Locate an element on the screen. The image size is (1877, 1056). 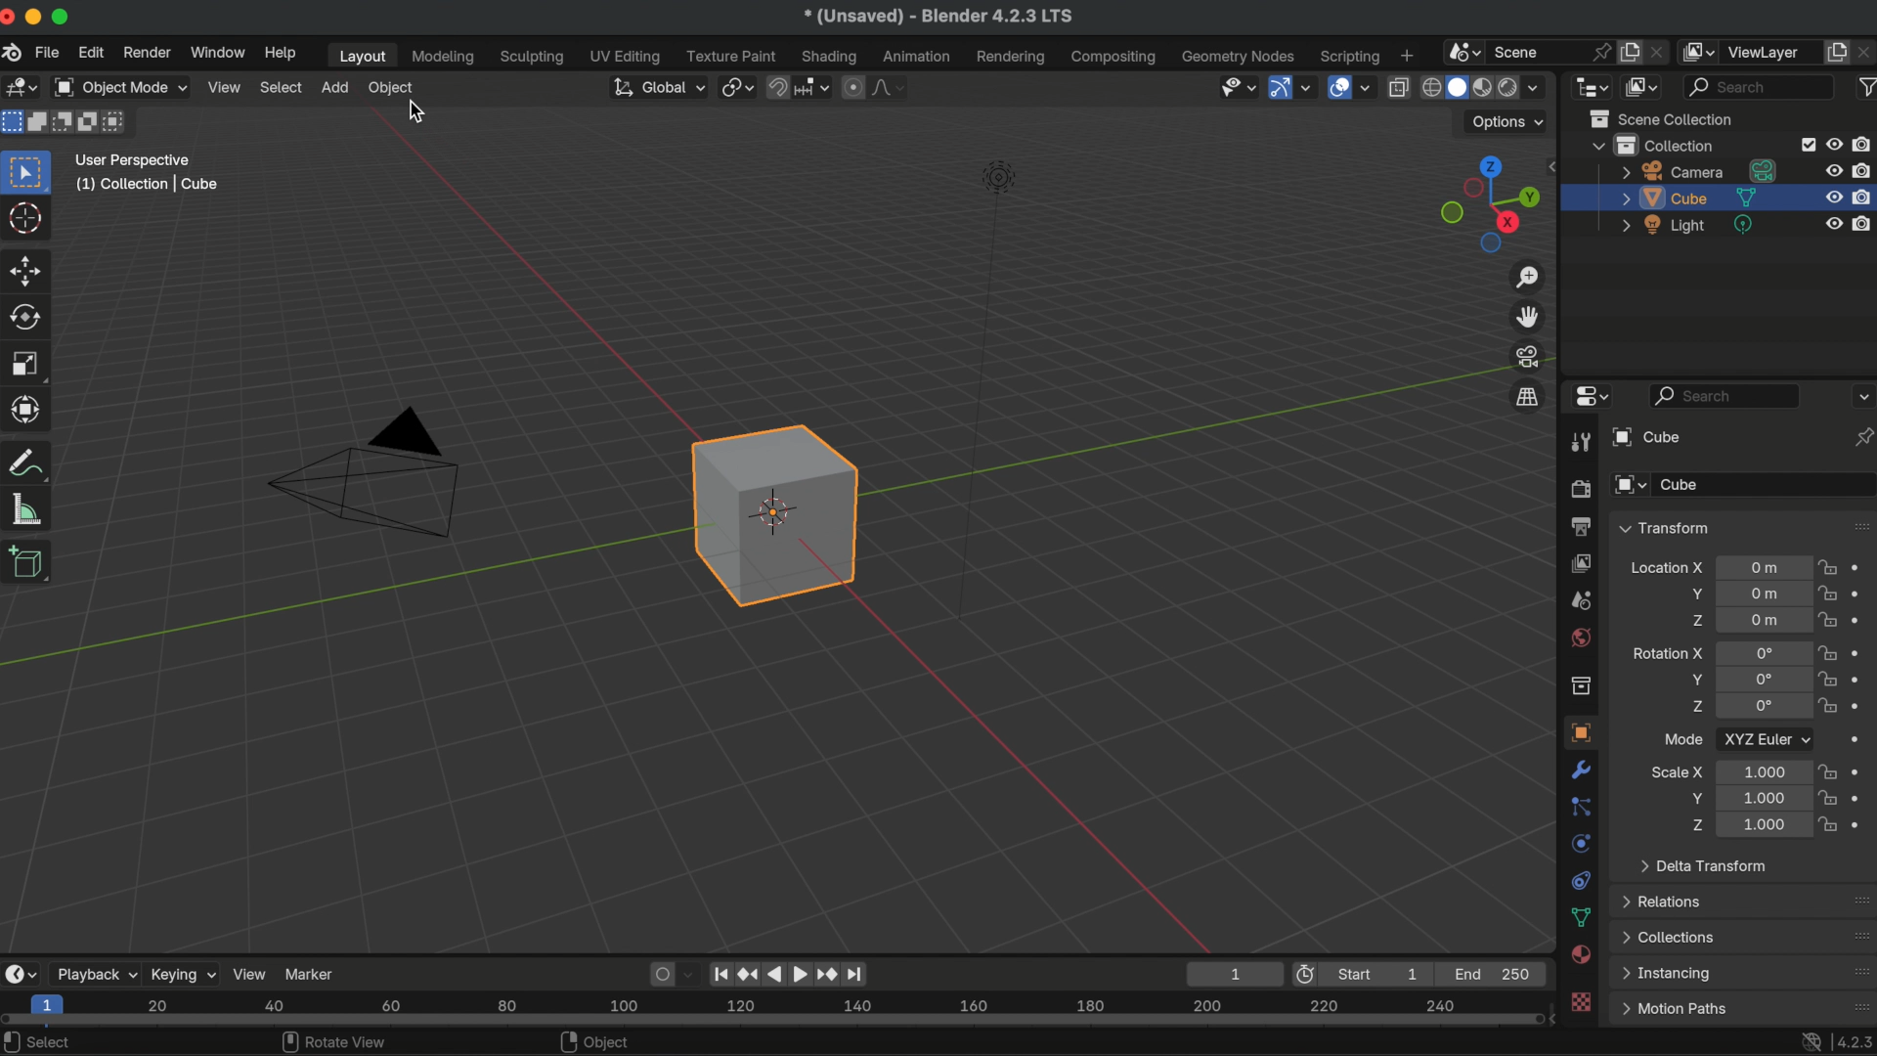
side bar settings is located at coordinates (1555, 164).